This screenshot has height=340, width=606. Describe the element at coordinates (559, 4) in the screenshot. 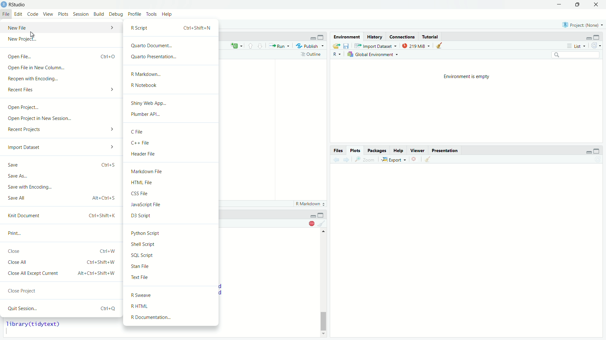

I see `Minimize` at that location.